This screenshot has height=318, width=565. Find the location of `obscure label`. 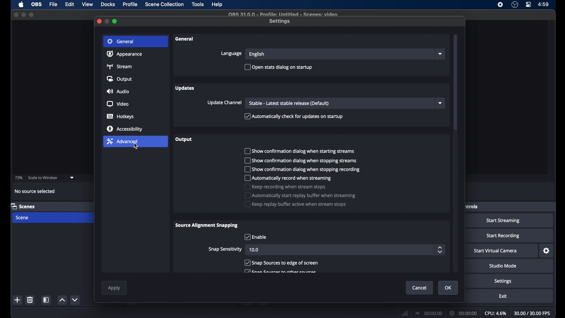

obscure label is located at coordinates (472, 206).